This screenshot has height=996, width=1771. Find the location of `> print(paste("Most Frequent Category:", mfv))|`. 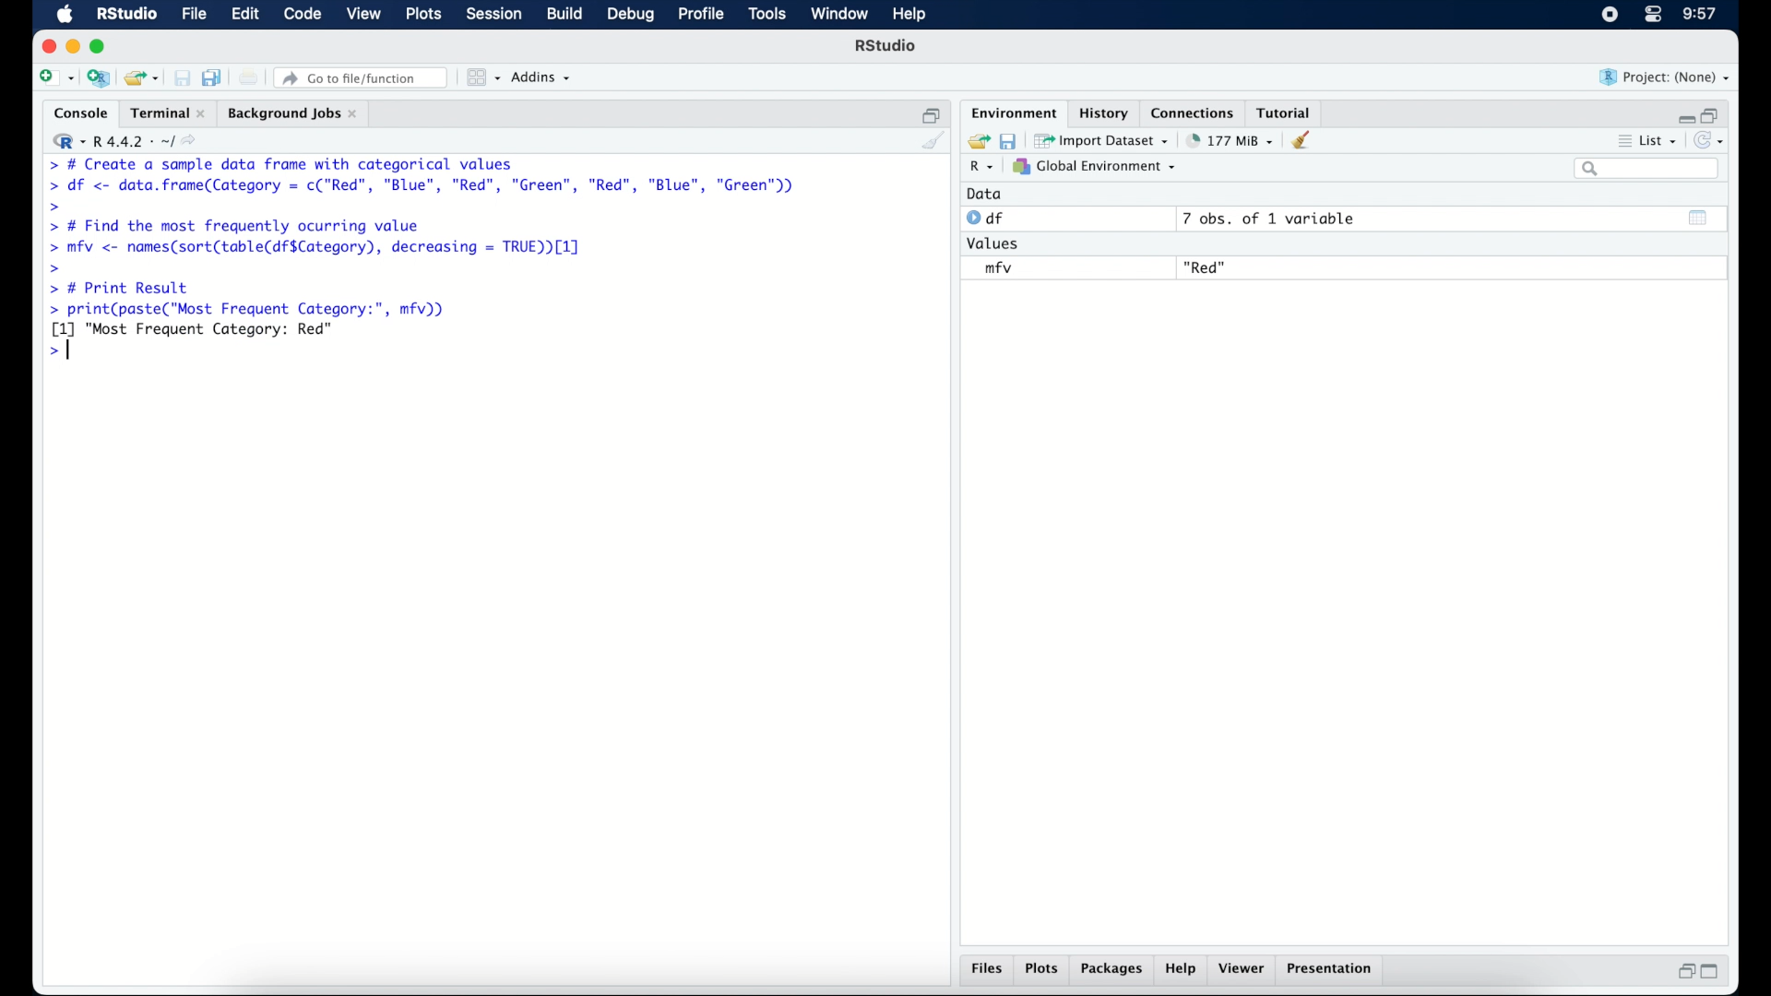

> print(paste("Most Frequent Category:", mfv))| is located at coordinates (256, 308).